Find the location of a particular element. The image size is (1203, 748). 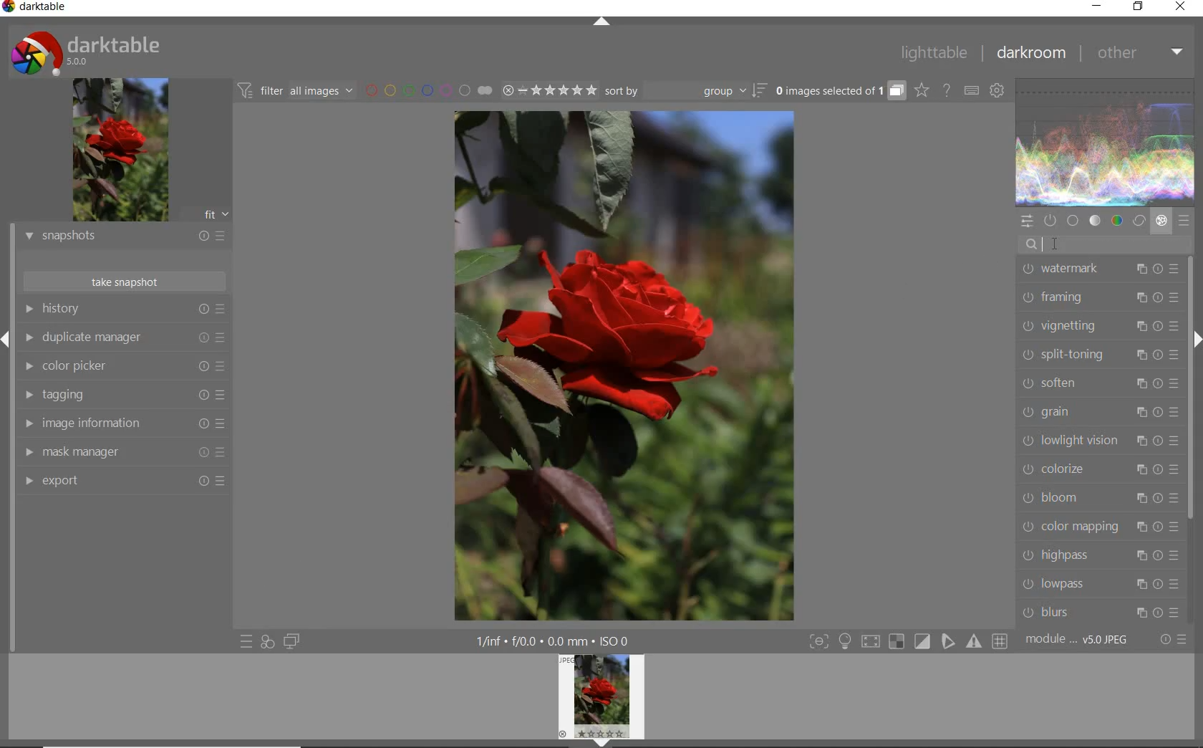

color picker is located at coordinates (124, 368).